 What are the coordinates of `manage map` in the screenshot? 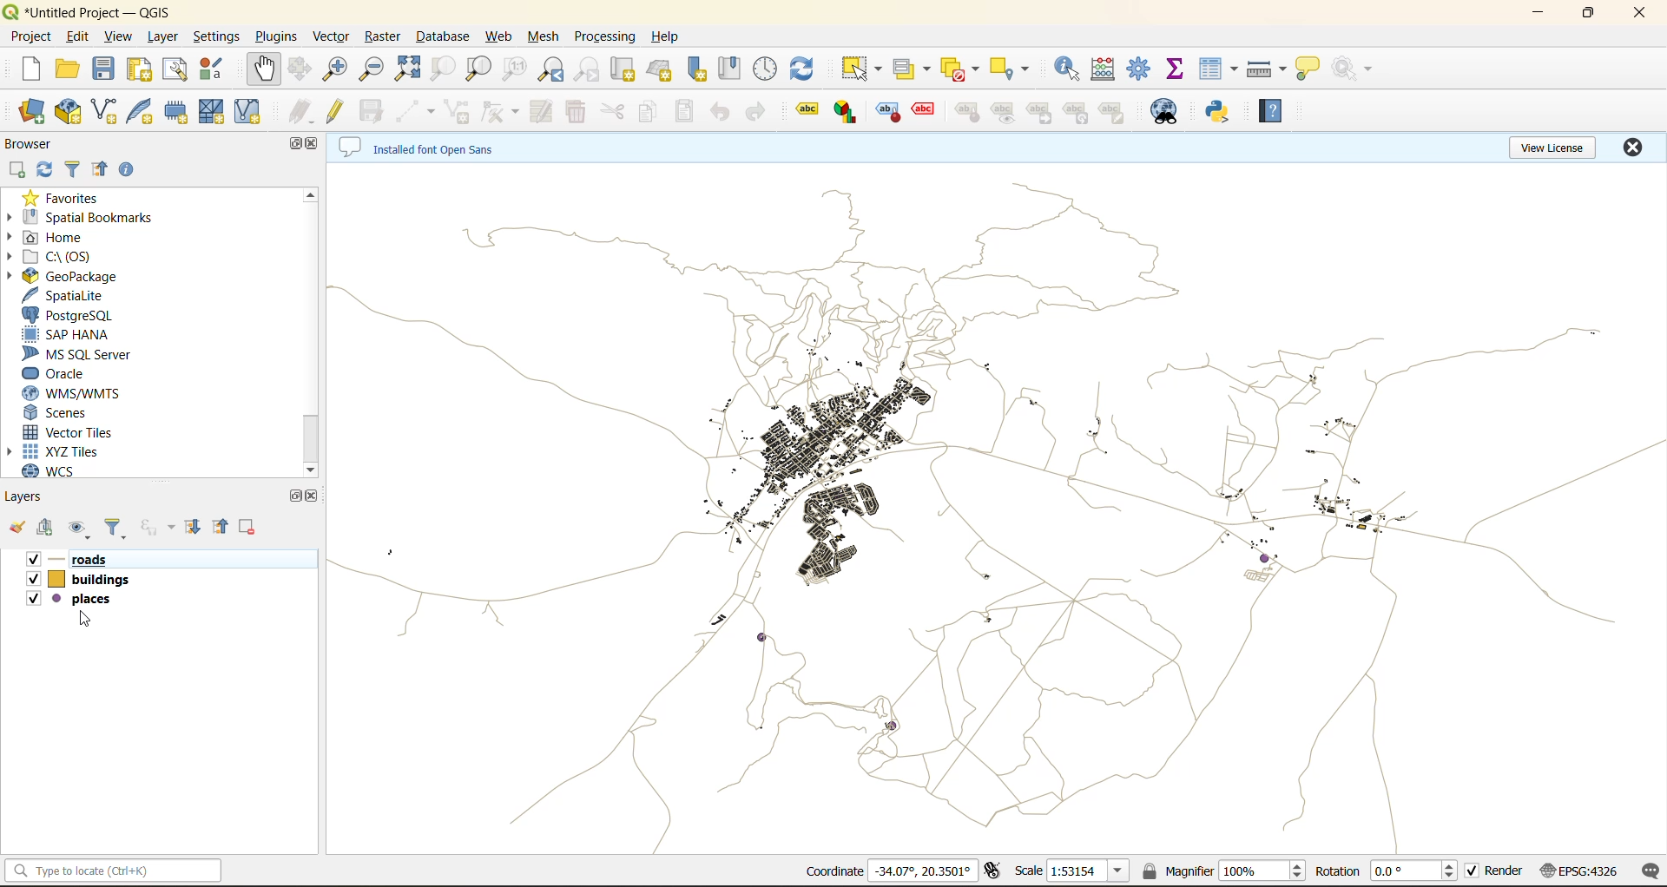 It's located at (82, 527).